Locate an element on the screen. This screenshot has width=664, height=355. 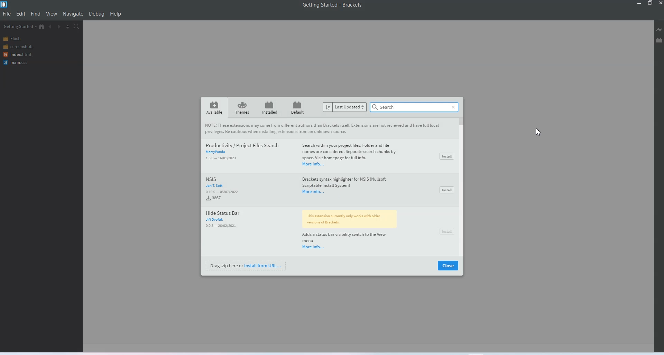
Extension manager is located at coordinates (659, 38).